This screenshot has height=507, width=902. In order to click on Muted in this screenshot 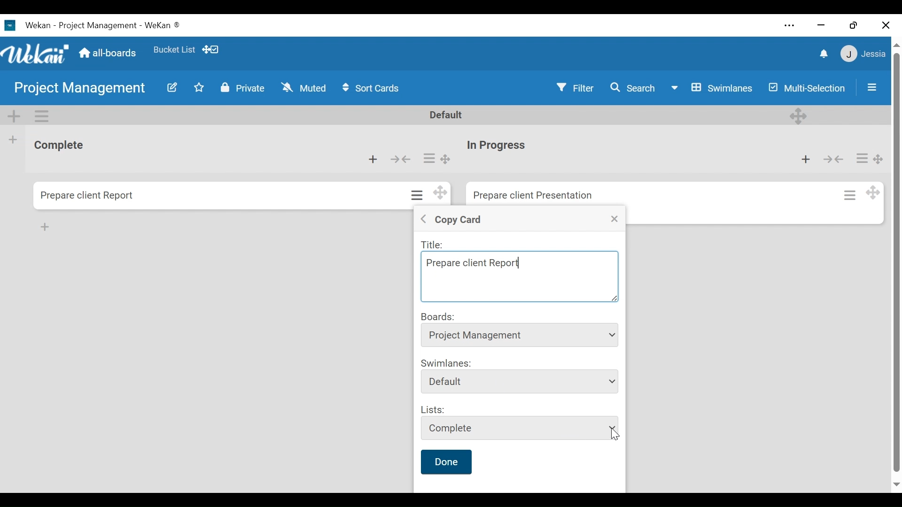, I will do `click(303, 88)`.